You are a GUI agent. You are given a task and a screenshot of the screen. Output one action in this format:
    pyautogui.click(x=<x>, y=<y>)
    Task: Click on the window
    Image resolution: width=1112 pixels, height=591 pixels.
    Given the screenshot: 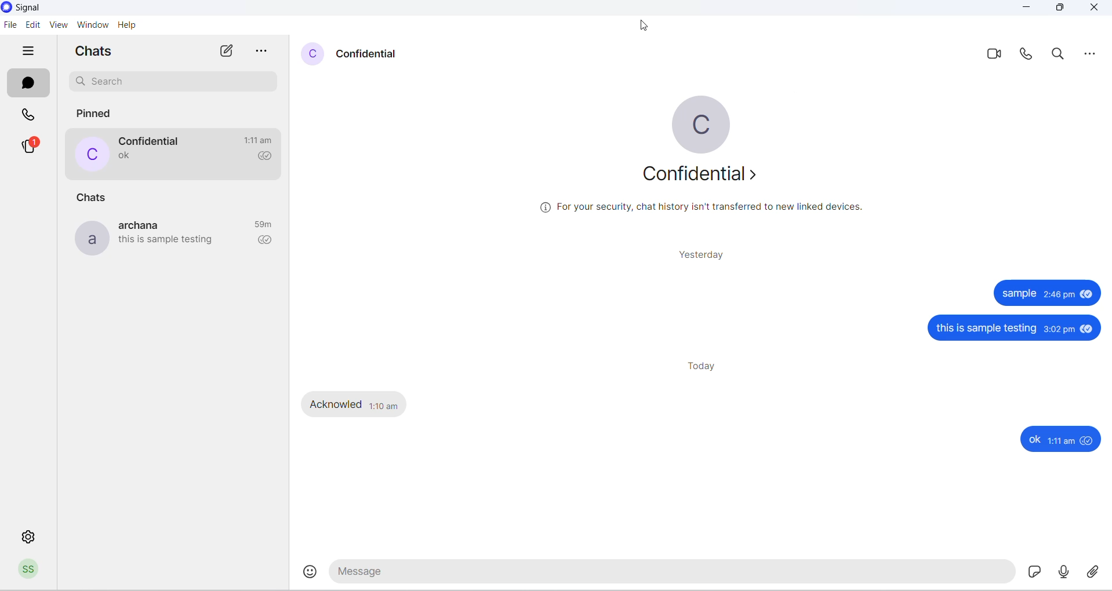 What is the action you would take?
    pyautogui.click(x=92, y=25)
    